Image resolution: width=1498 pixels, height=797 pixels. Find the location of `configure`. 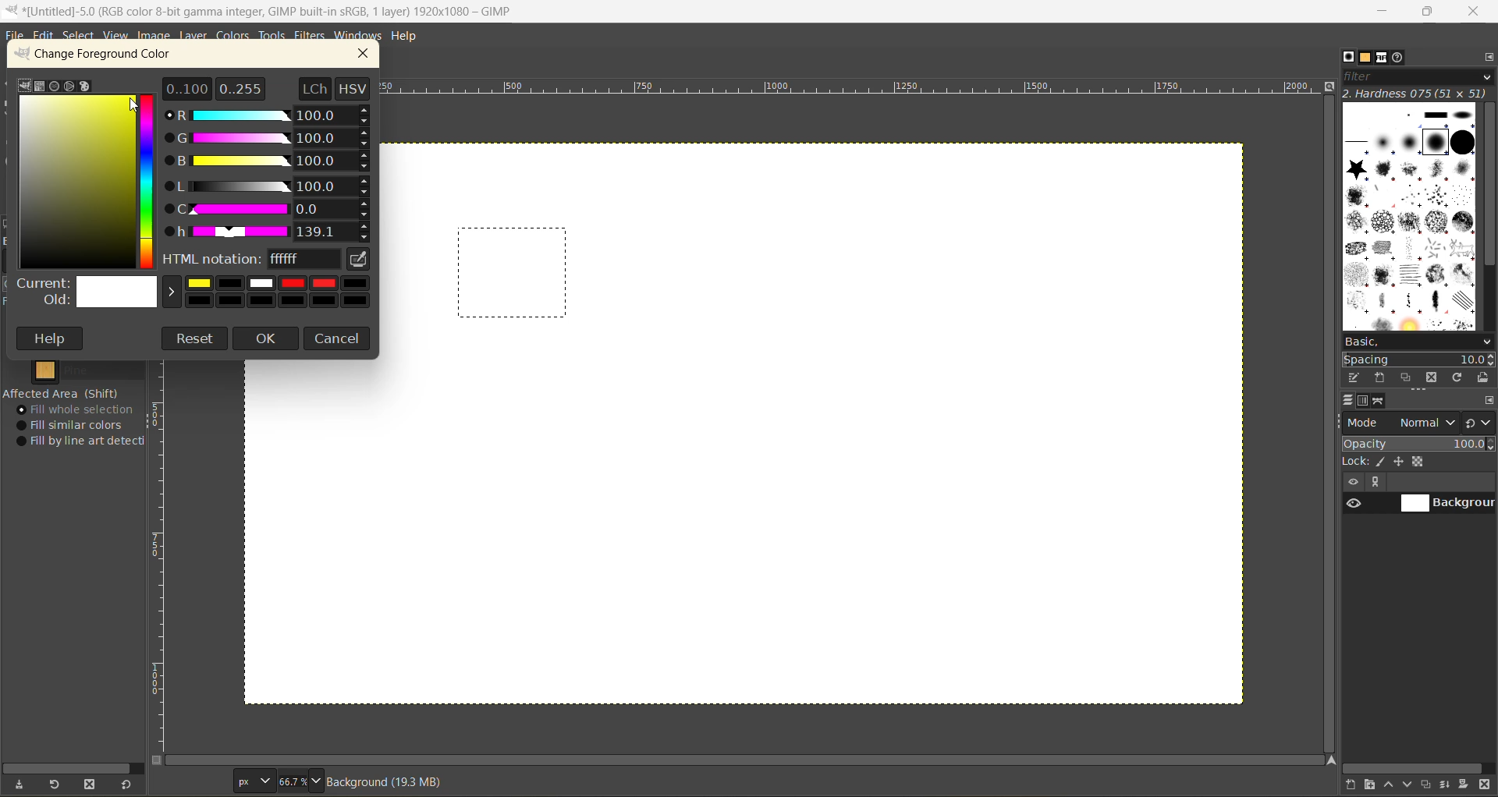

configure is located at coordinates (1488, 402).